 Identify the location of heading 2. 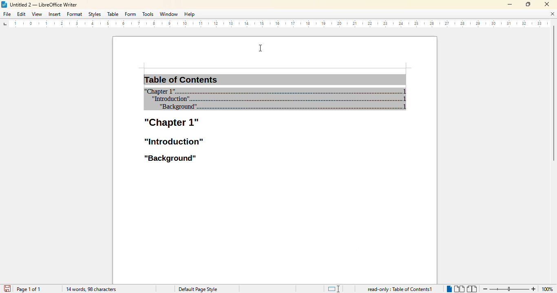
(172, 141).